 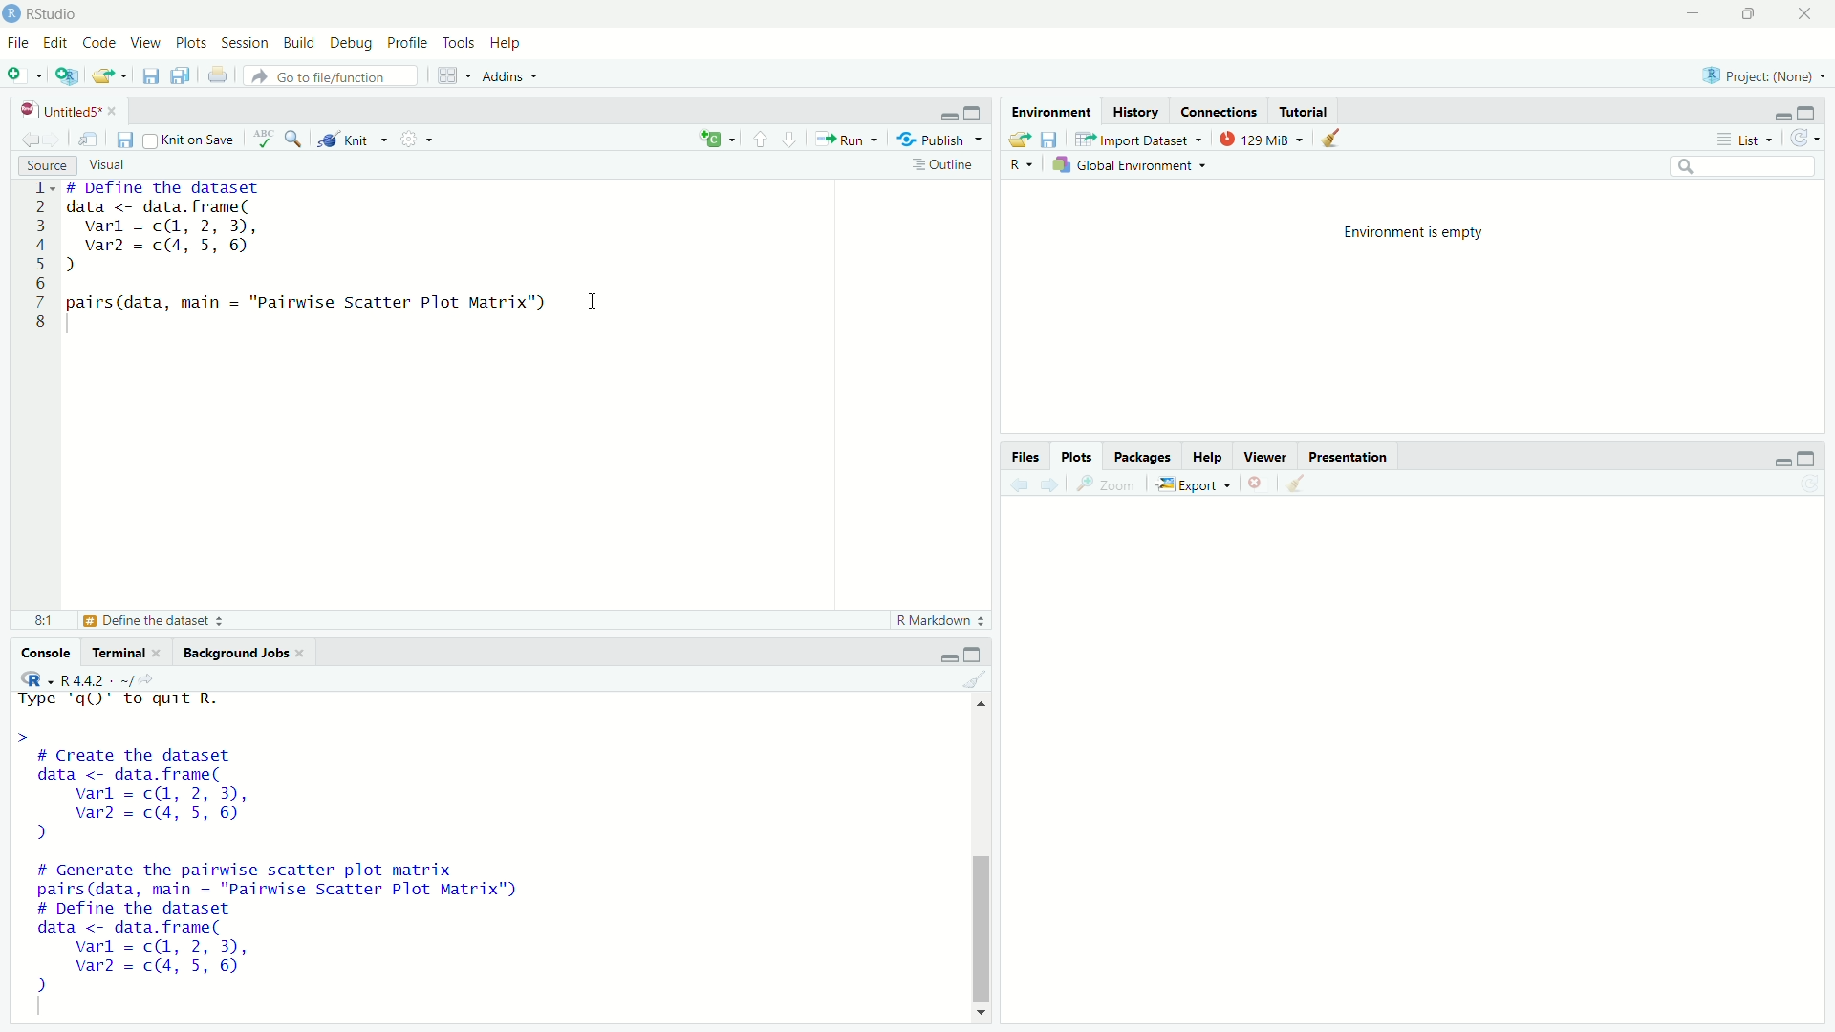 What do you see at coordinates (761, 139) in the screenshot?
I see `Go to previous section/chunk (Ctrl + PgUp)` at bounding box center [761, 139].